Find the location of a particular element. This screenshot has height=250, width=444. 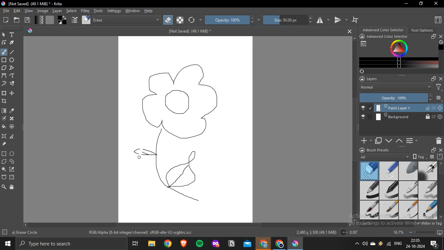

view is located at coordinates (28, 11).